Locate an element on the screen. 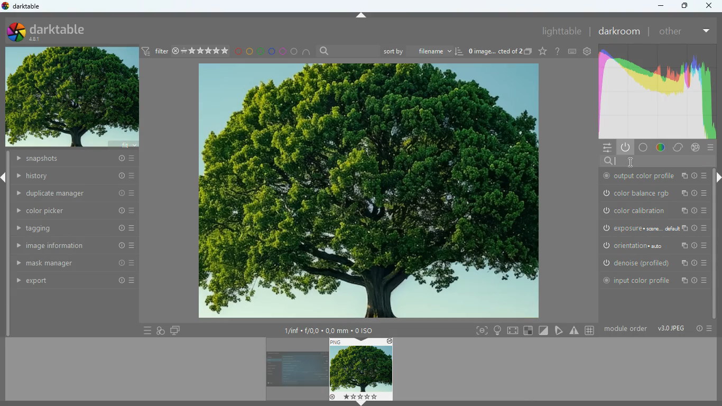 The height and width of the screenshot is (406, 722). overlap is located at coordinates (162, 331).